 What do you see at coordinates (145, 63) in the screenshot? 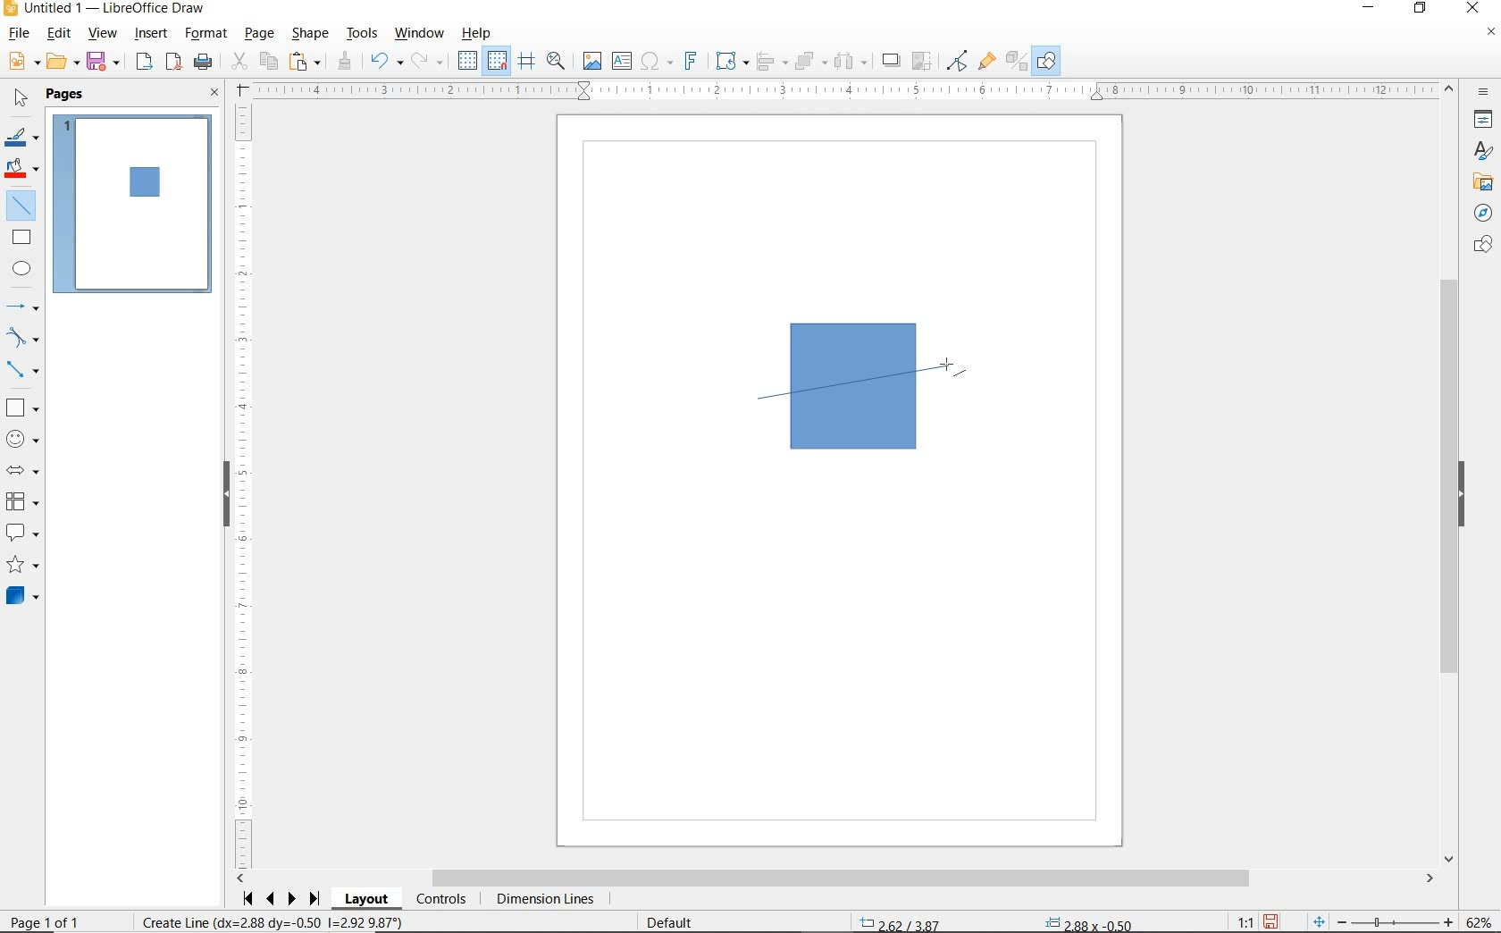
I see `EXPORT` at bounding box center [145, 63].